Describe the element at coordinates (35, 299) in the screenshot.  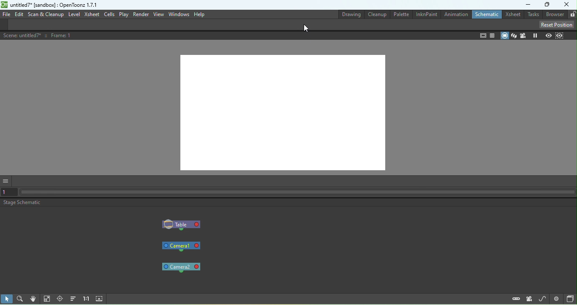
I see `Hand mode` at that location.